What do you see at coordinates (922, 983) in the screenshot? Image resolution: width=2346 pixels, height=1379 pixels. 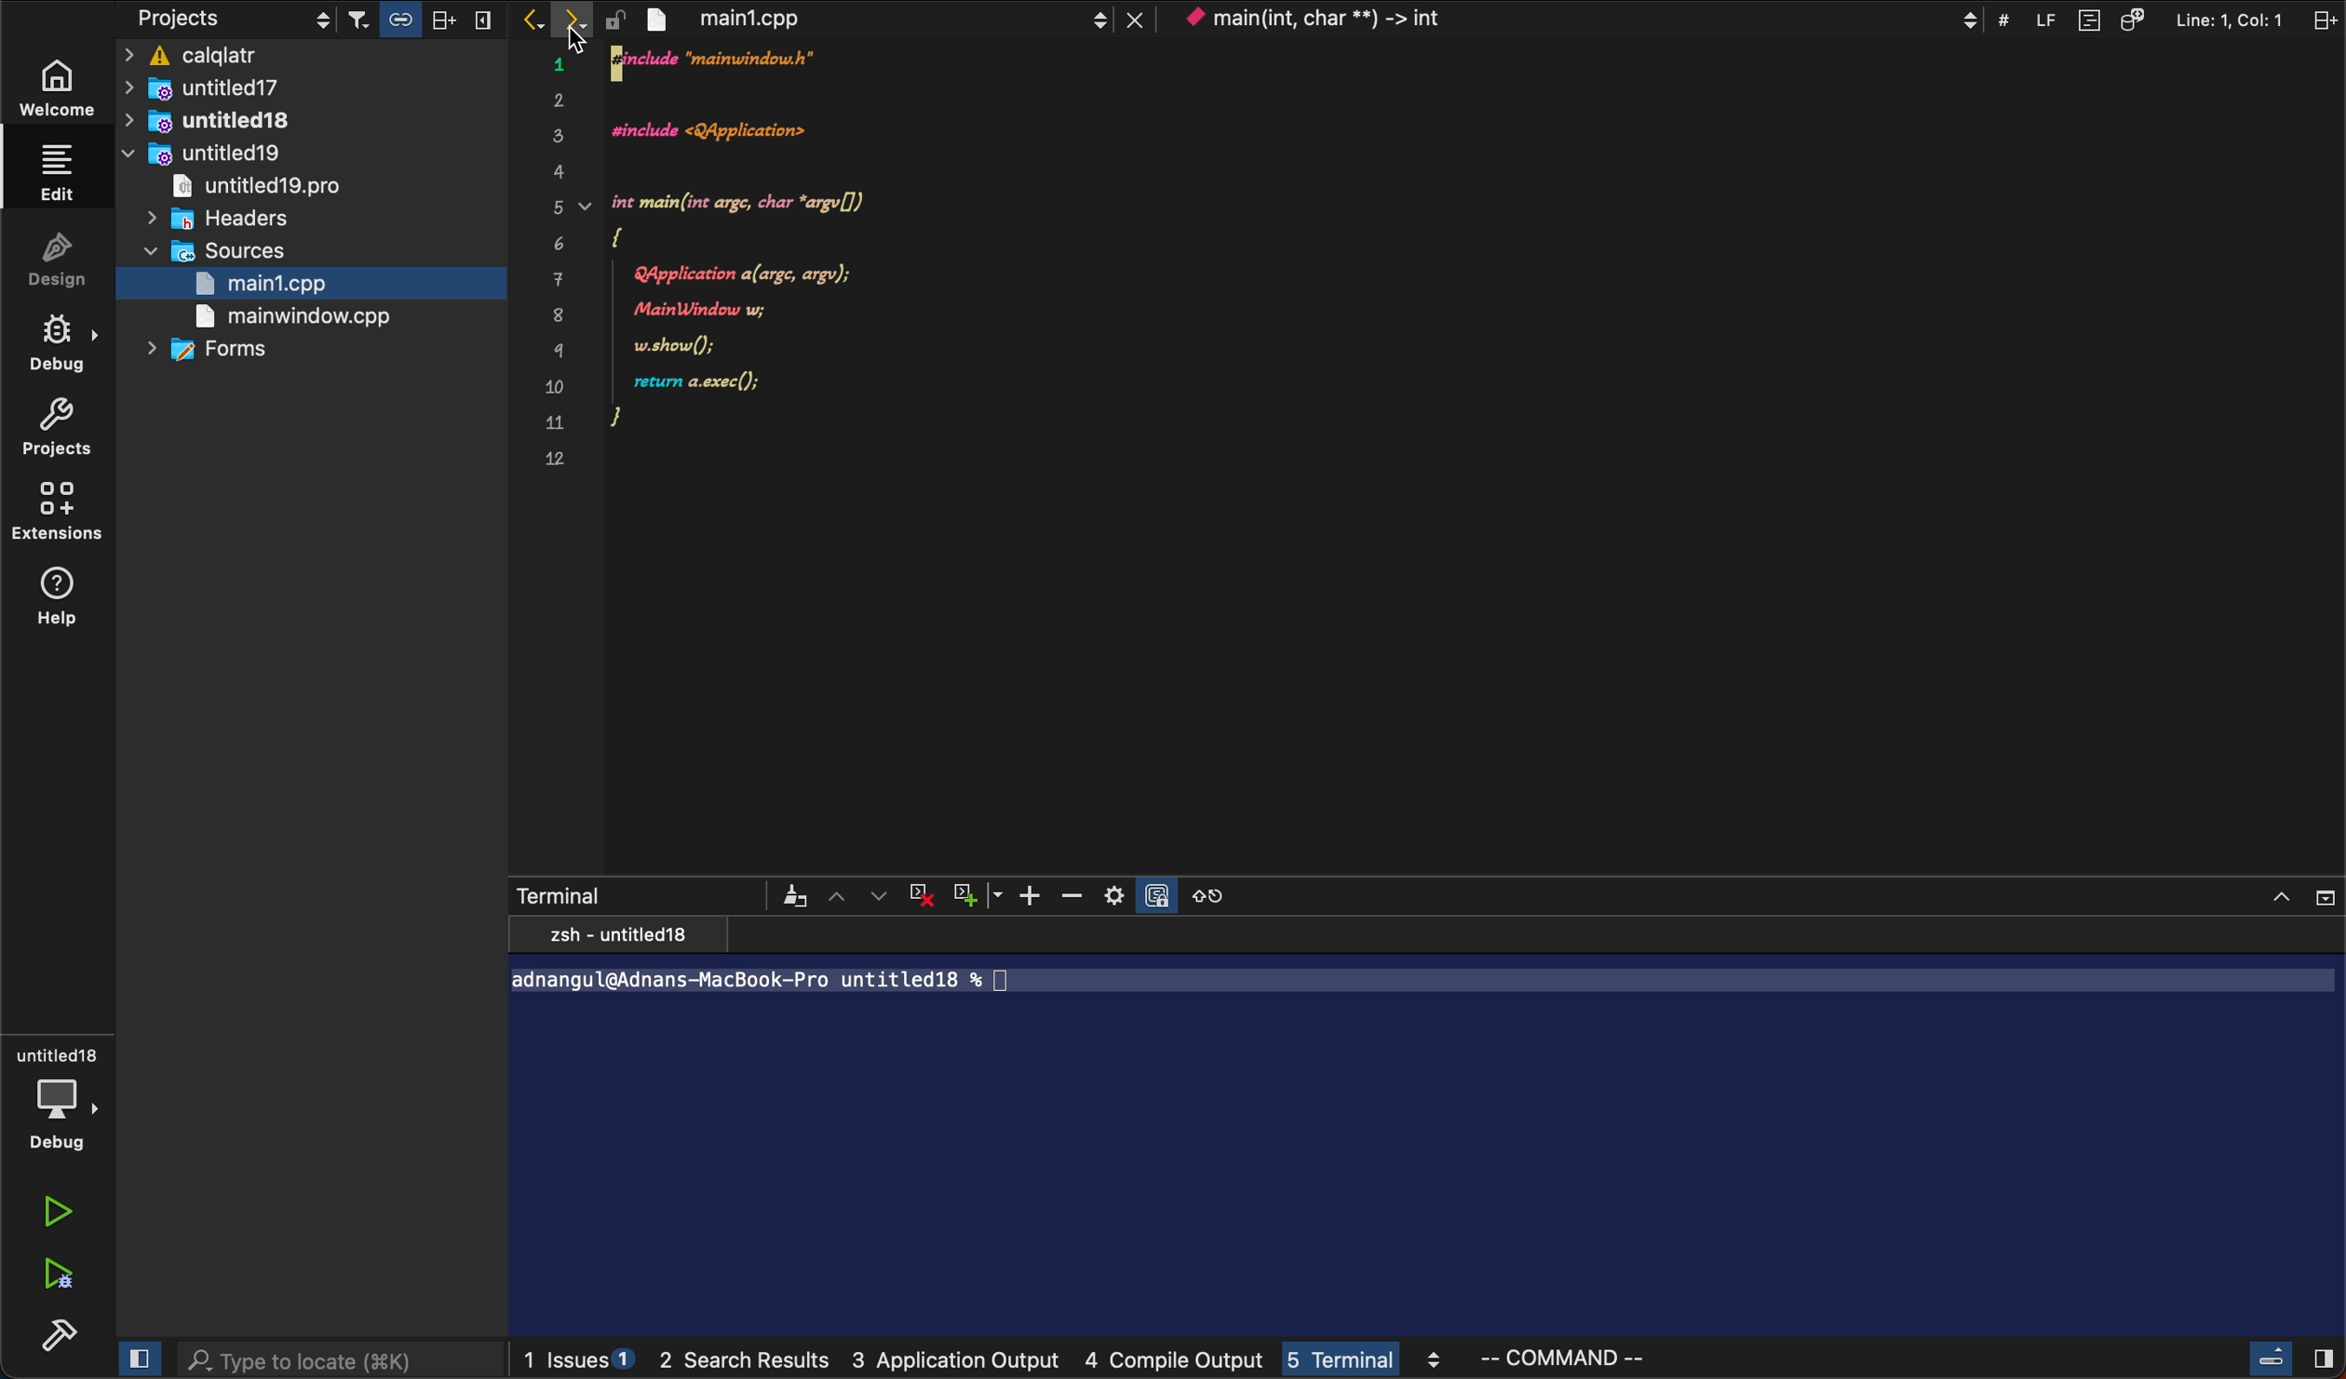 I see `path` at bounding box center [922, 983].